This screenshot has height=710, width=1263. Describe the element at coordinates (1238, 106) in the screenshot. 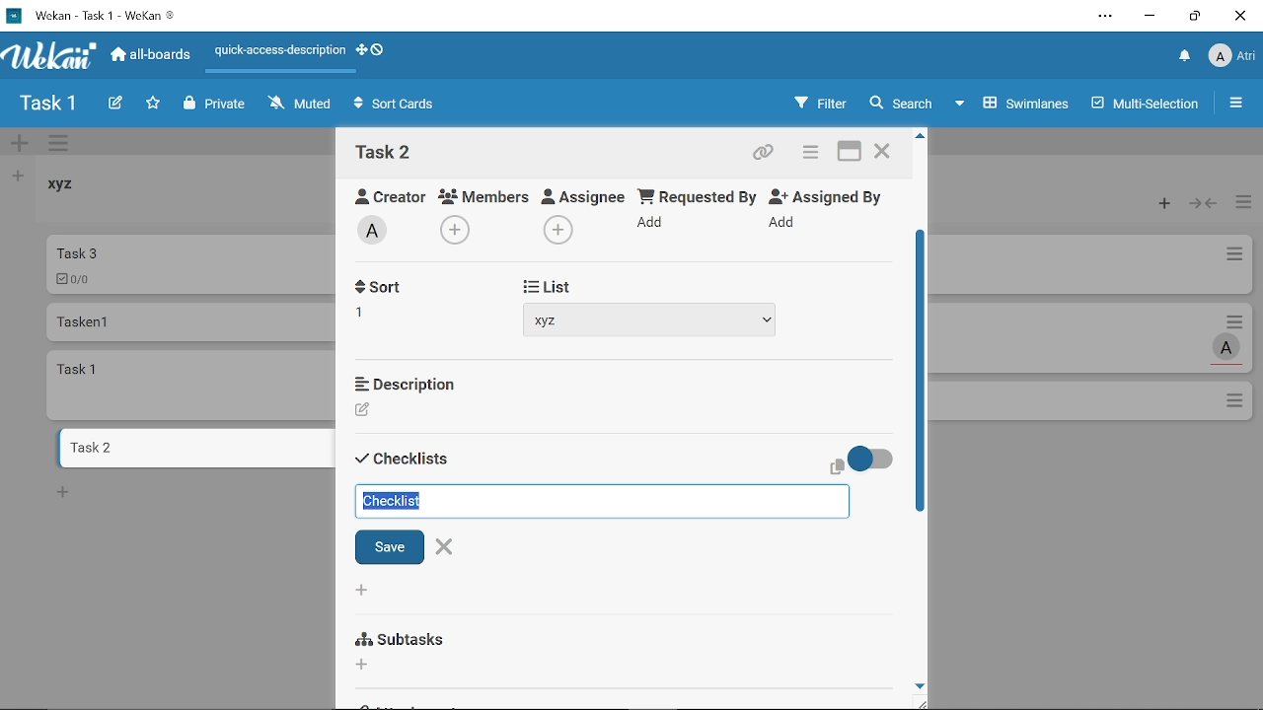

I see `Open/close sidebar` at that location.